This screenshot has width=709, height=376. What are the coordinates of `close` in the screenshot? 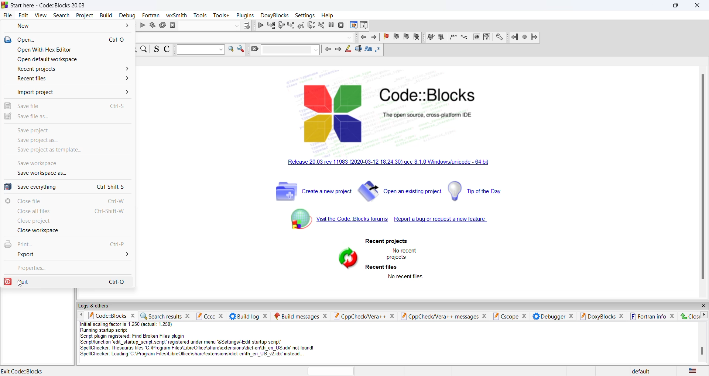 It's located at (703, 306).